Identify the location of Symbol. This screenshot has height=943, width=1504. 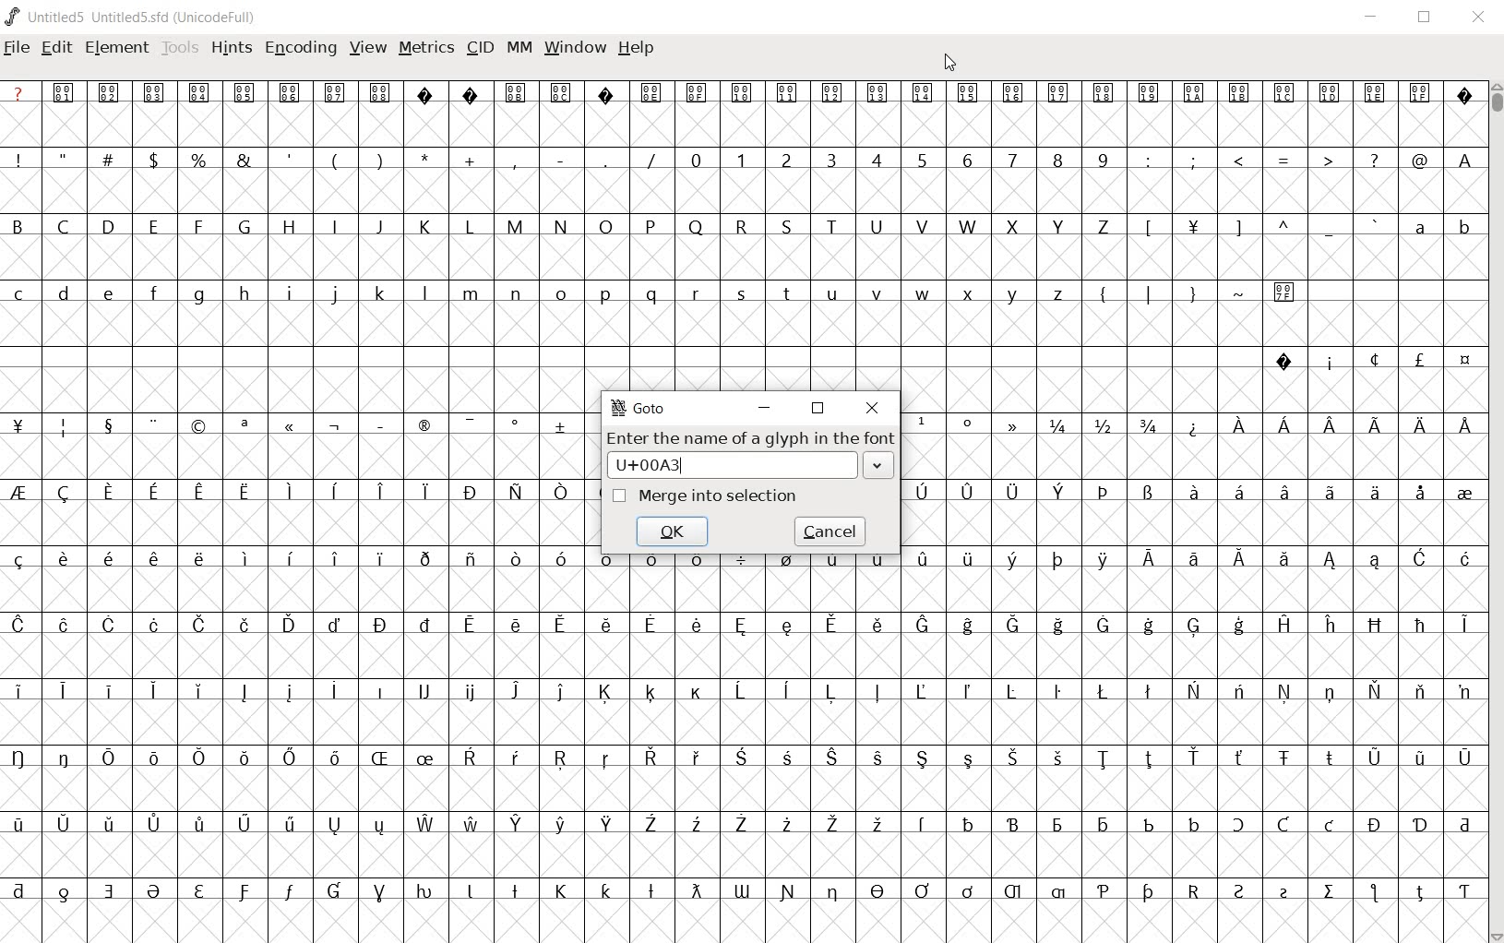
(336, 92).